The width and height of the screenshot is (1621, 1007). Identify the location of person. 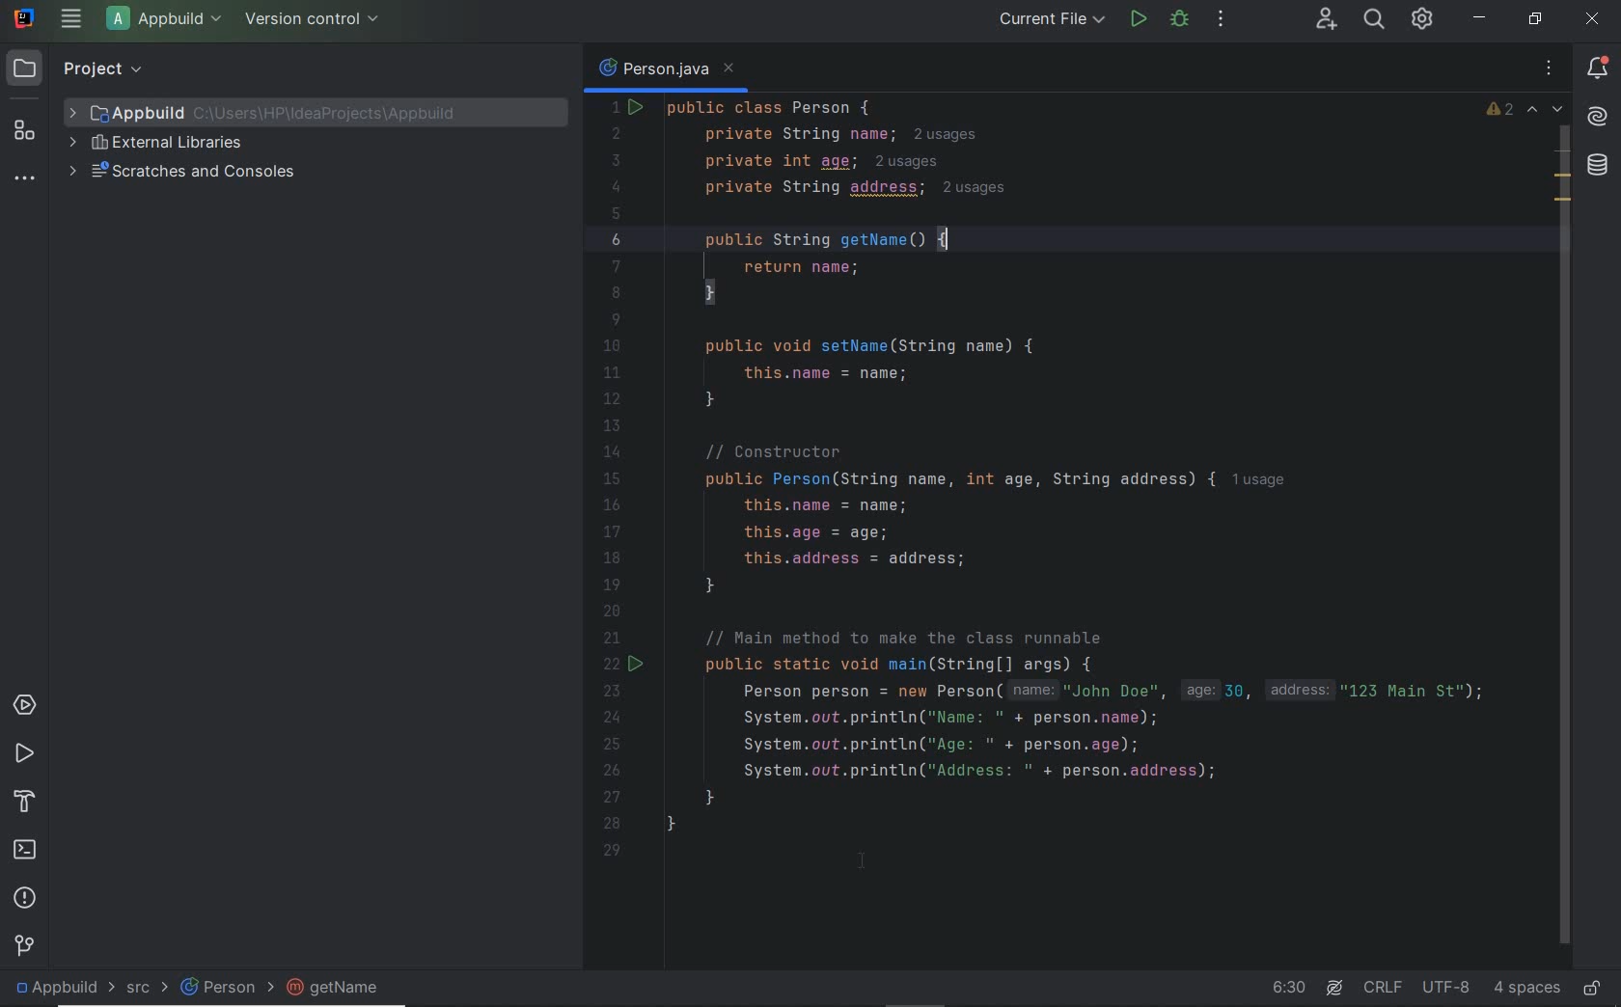
(238, 992).